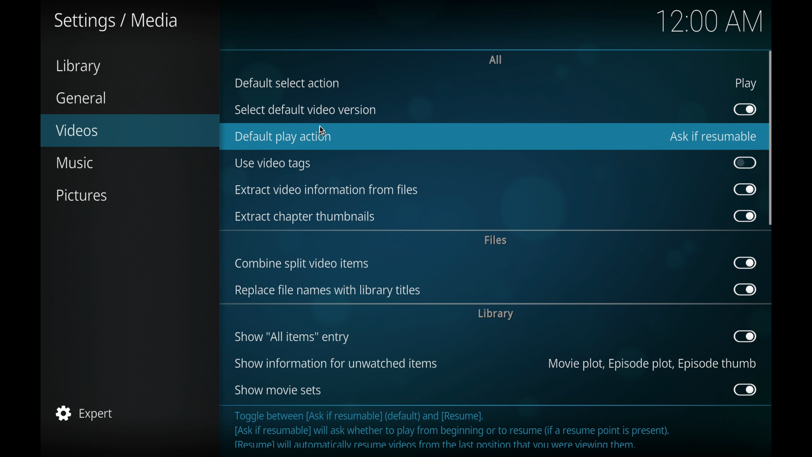 The height and width of the screenshot is (457, 812). Describe the element at coordinates (336, 363) in the screenshot. I see `show information for unwatched items` at that location.